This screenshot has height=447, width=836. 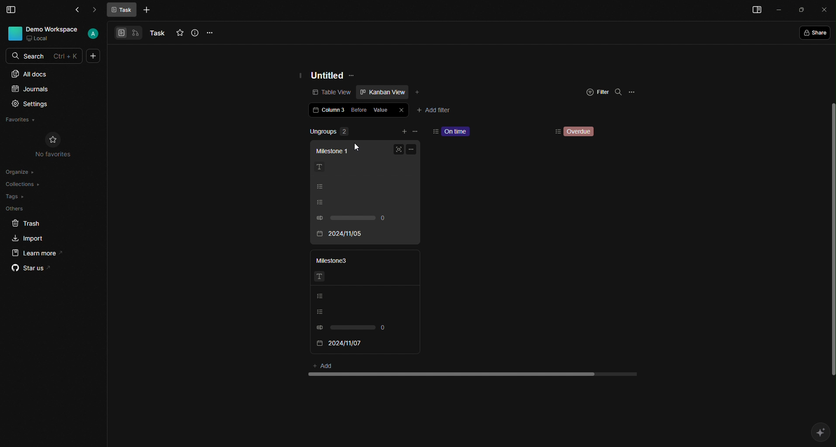 What do you see at coordinates (435, 131) in the screenshot?
I see `sort` at bounding box center [435, 131].